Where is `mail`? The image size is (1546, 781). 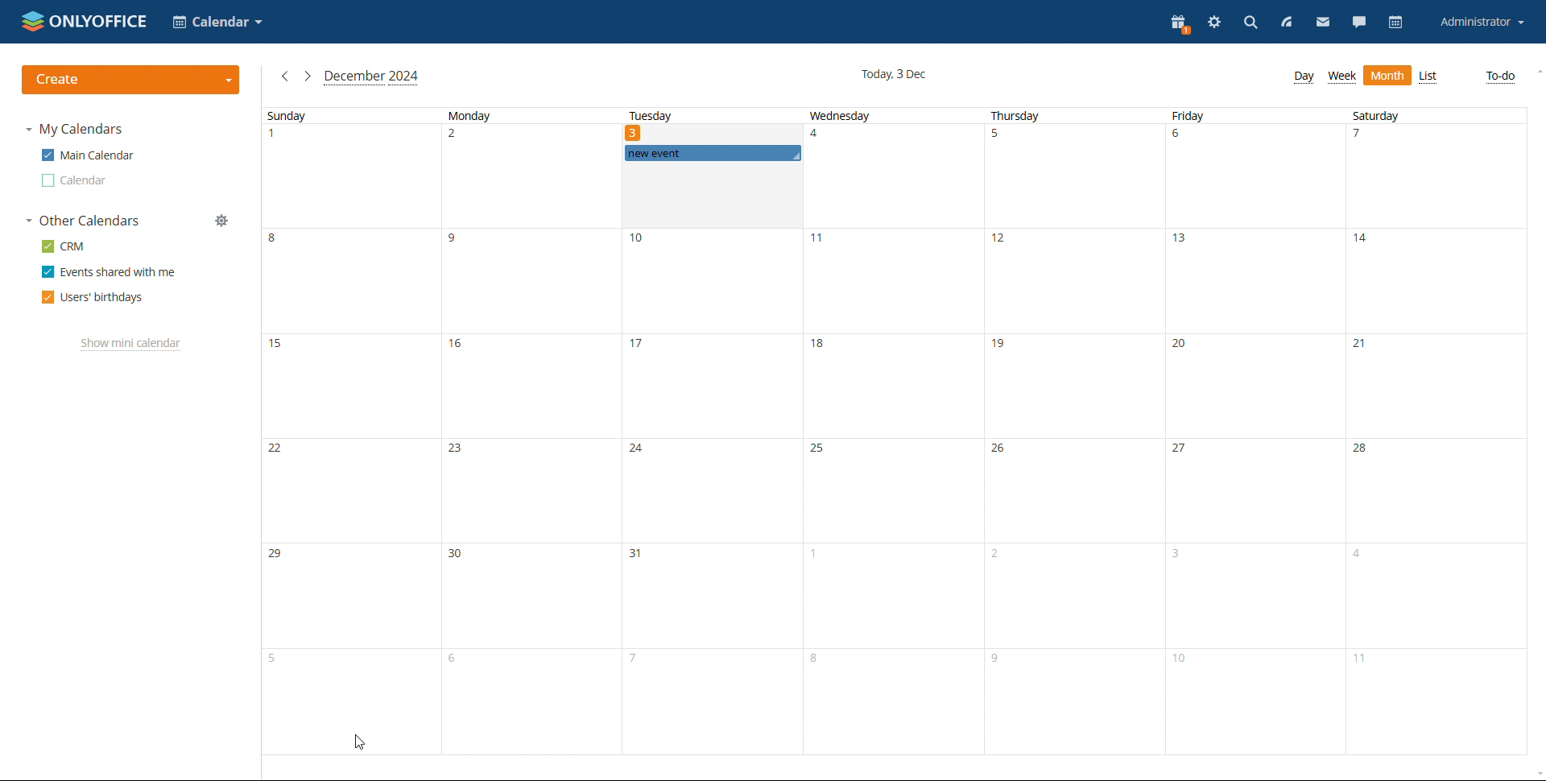
mail is located at coordinates (1322, 23).